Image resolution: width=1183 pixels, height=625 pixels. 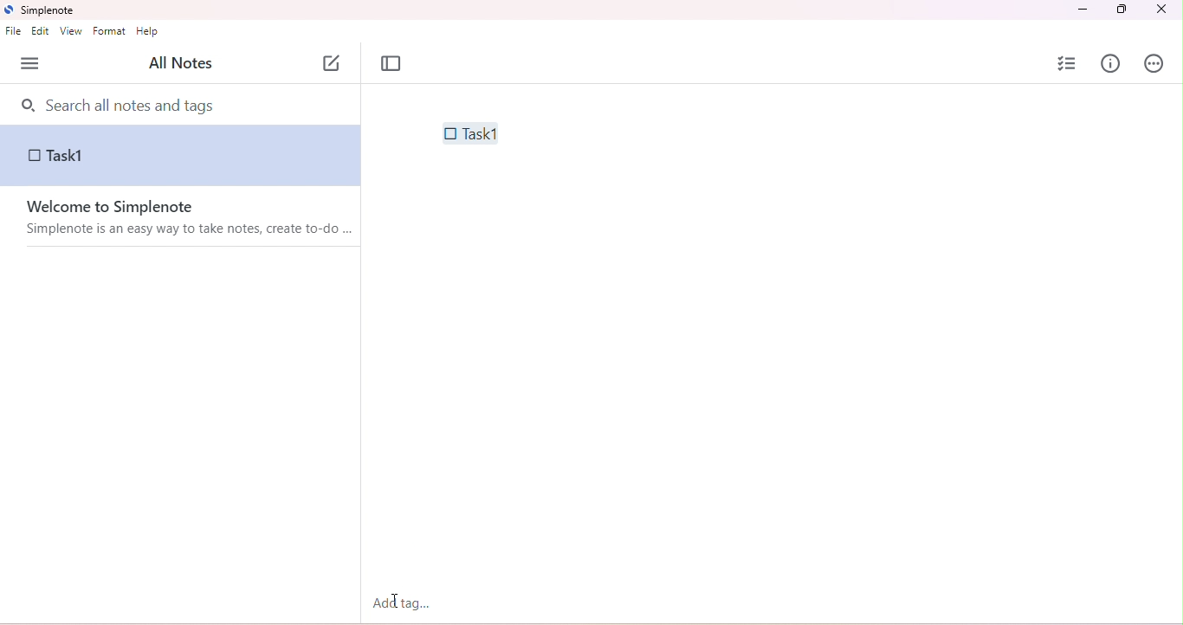 What do you see at coordinates (398, 602) in the screenshot?
I see `cursor movement` at bounding box center [398, 602].